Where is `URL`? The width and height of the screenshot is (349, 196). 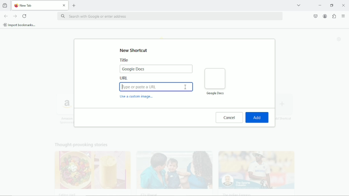 URL is located at coordinates (156, 84).